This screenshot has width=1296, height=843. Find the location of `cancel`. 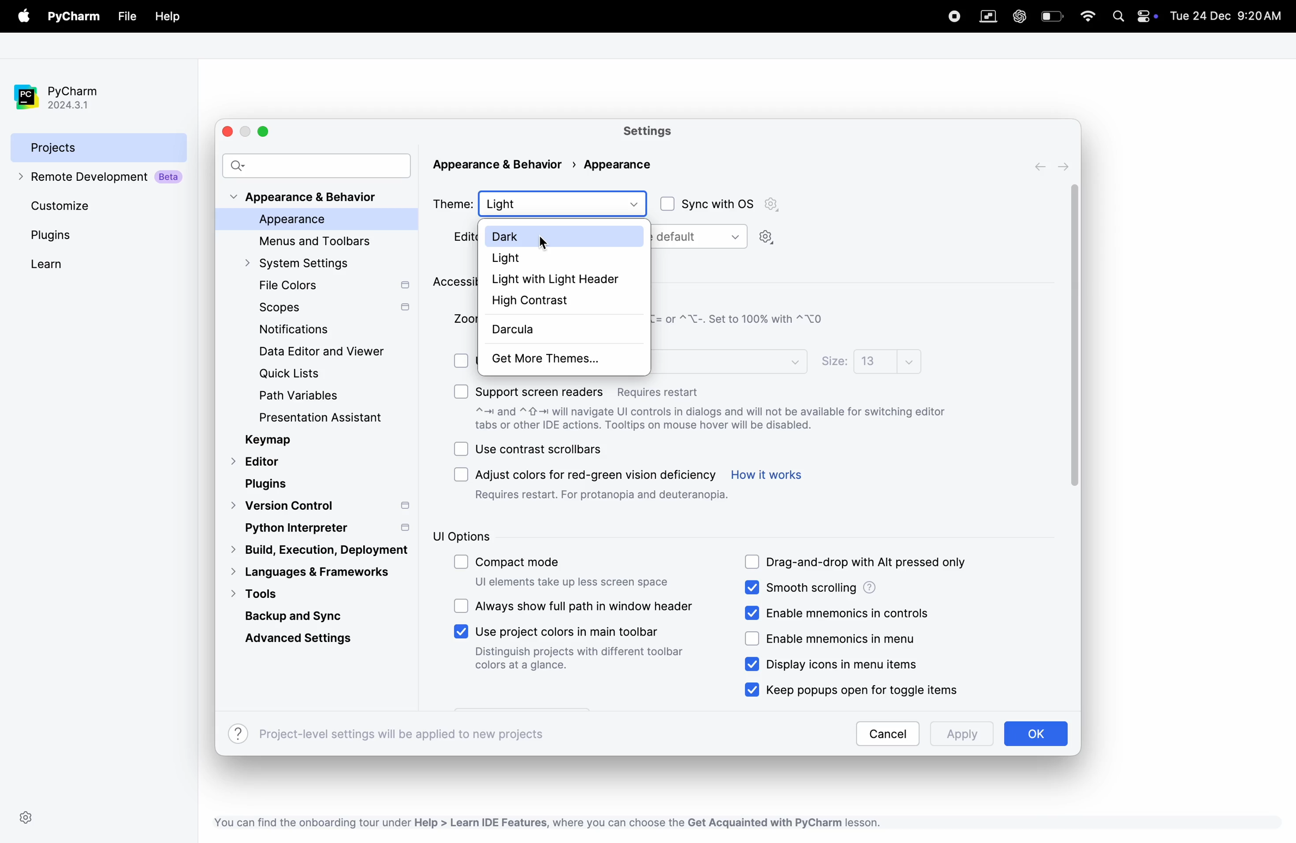

cancel is located at coordinates (887, 734).